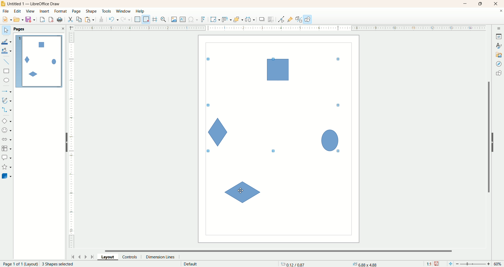 The image size is (504, 267). I want to click on zoom factor, so click(474, 264).